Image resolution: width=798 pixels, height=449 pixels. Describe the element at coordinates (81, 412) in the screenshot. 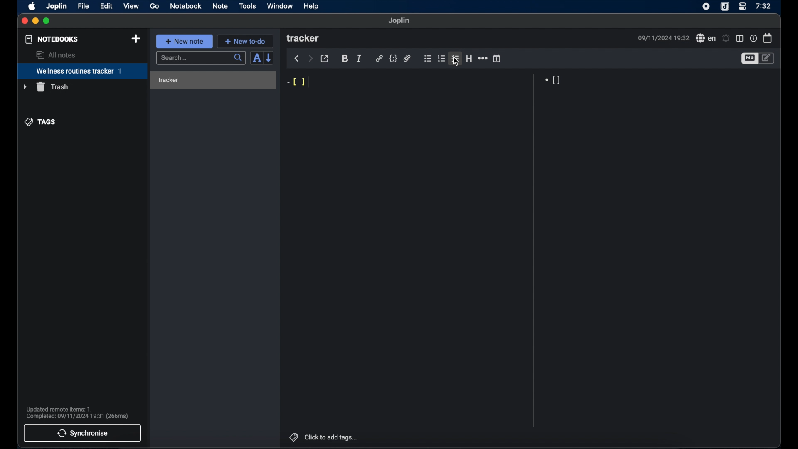

I see `Updated remote items: 1. Complete: 09/11/2024 19:31 (266ms)` at that location.